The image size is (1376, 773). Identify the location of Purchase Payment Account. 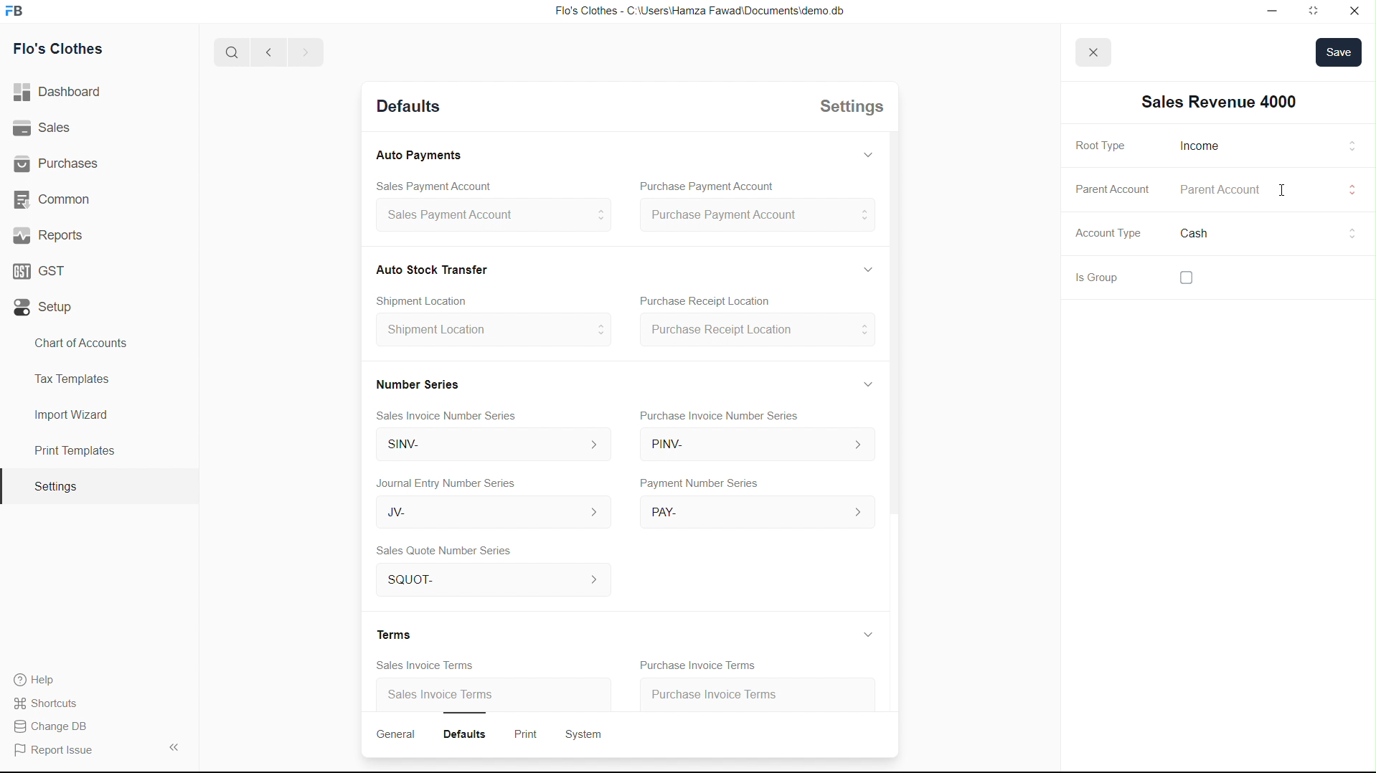
(756, 216).